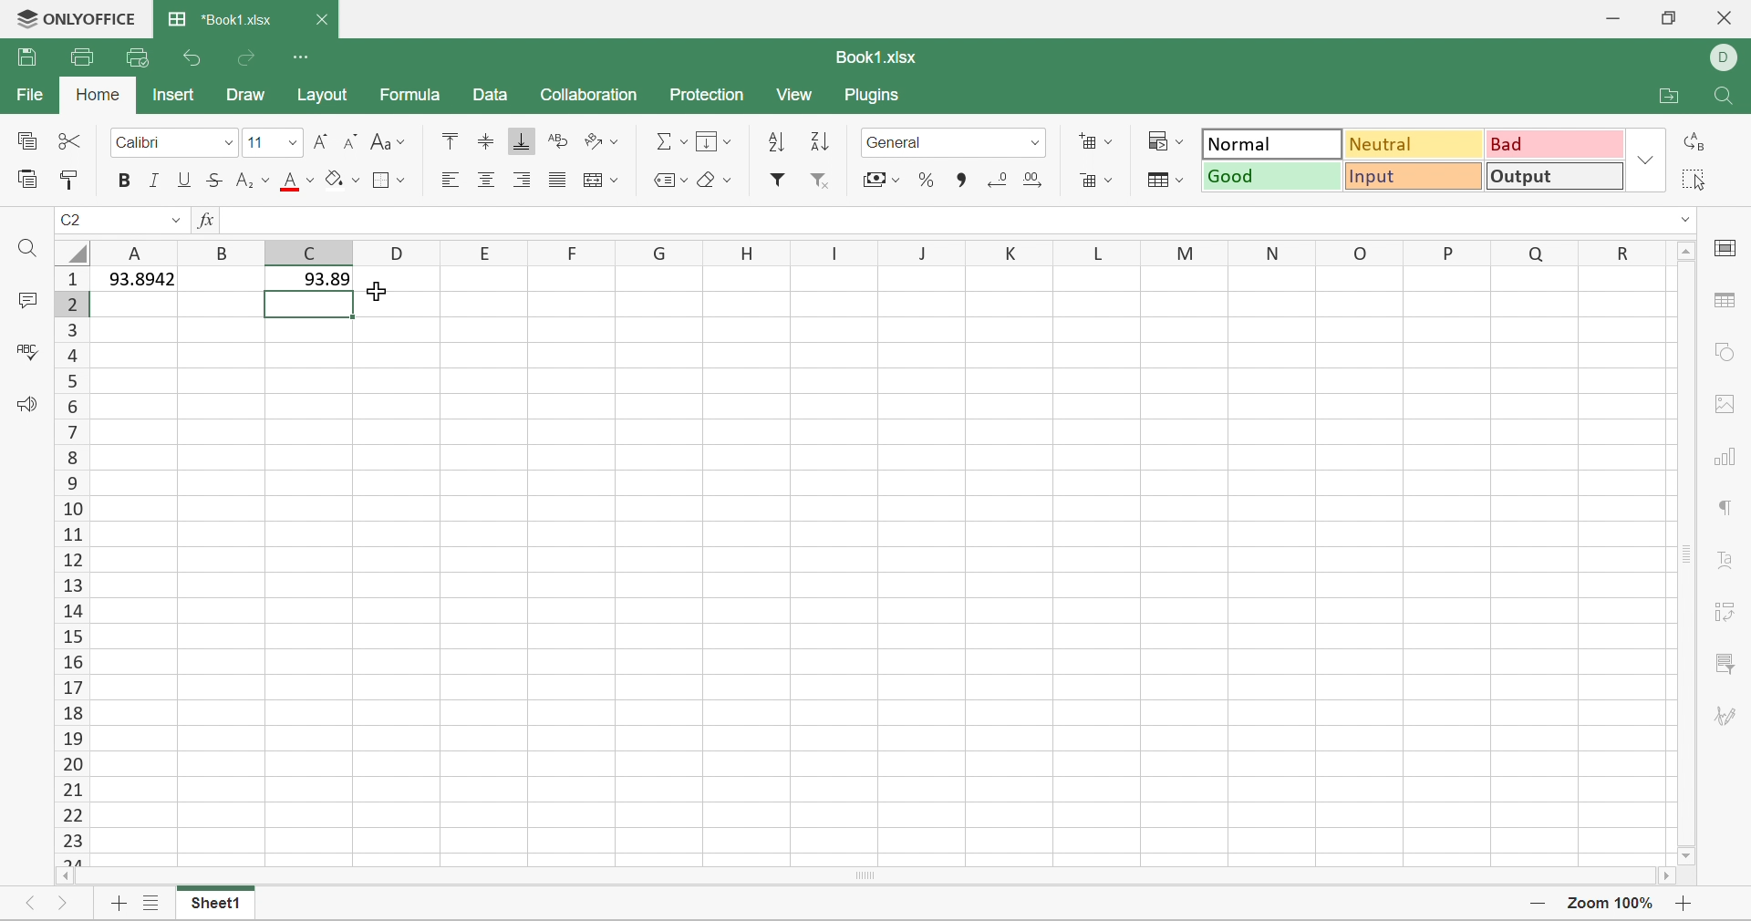 The height and width of the screenshot is (921, 1751). Describe the element at coordinates (1727, 507) in the screenshot. I see `paragraph settings` at that location.